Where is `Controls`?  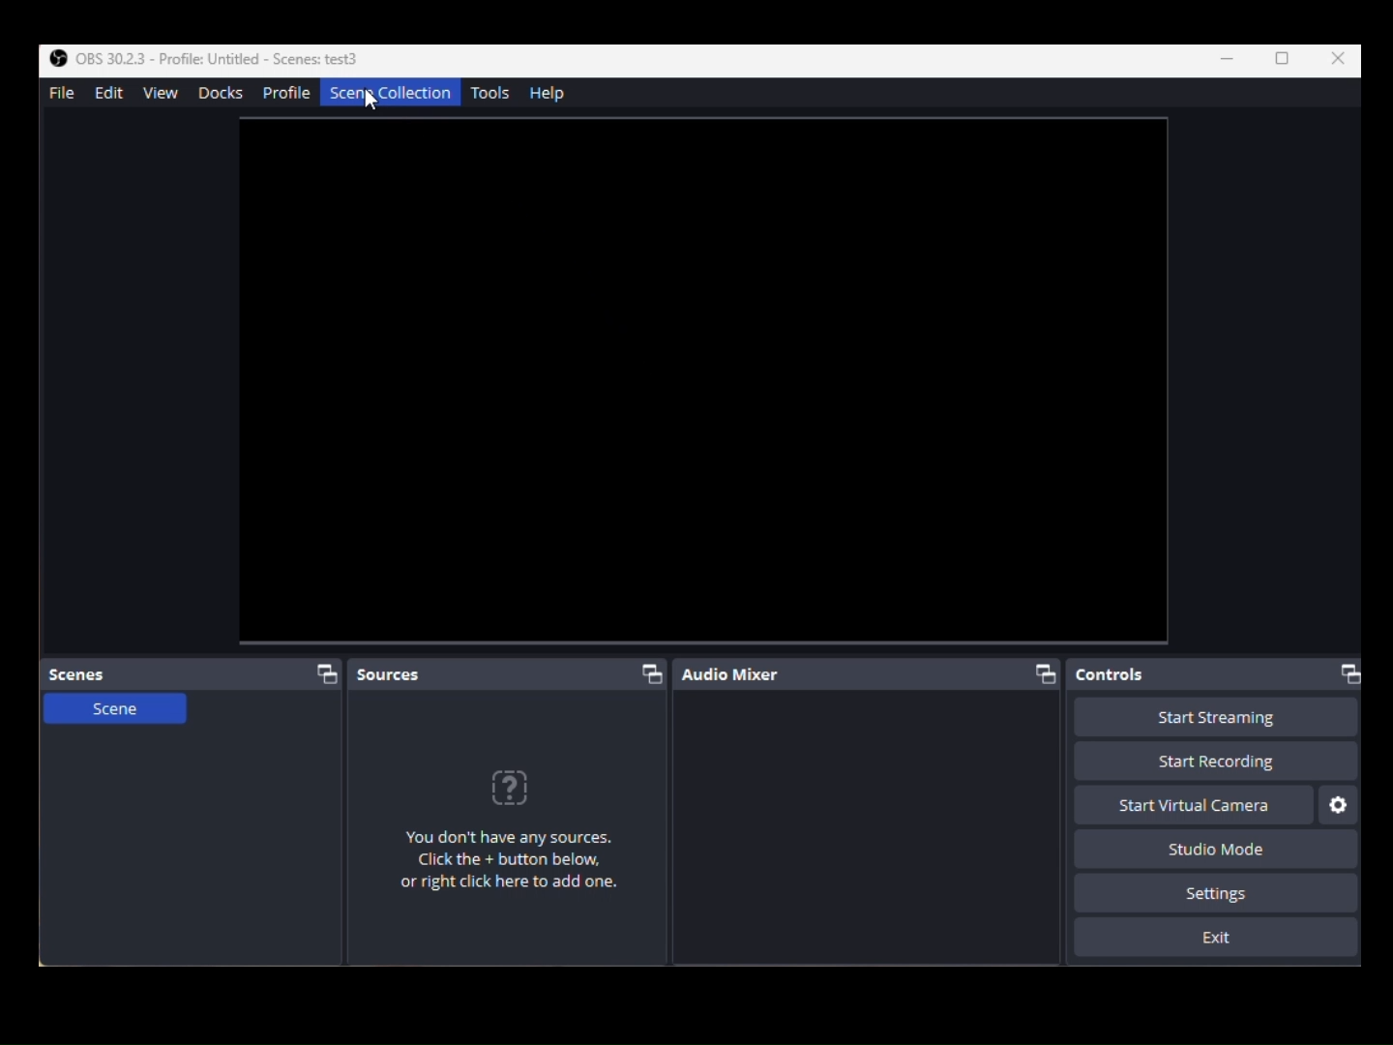 Controls is located at coordinates (1220, 674).